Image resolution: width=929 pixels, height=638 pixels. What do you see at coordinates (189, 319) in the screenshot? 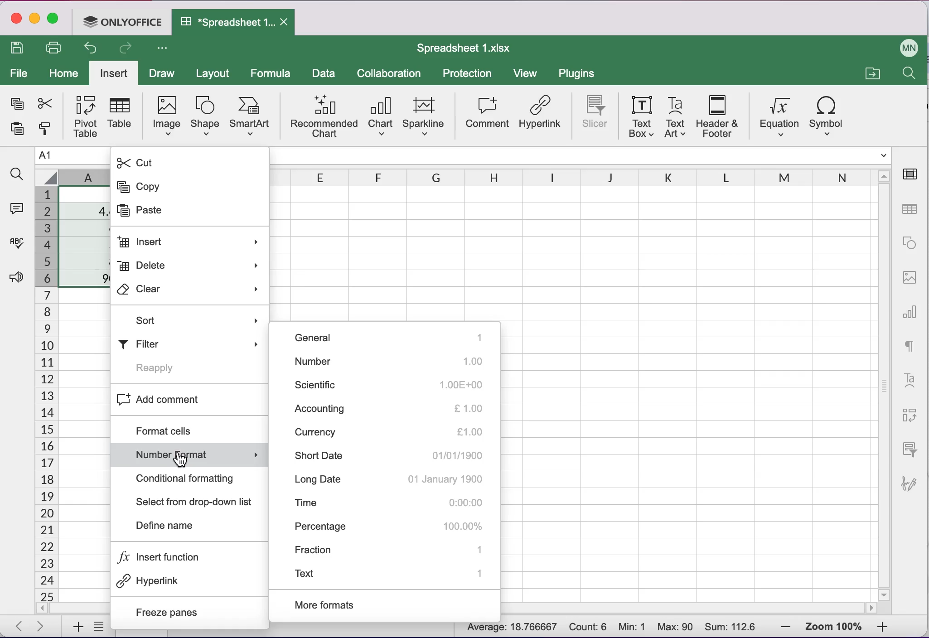
I see `Sort` at bounding box center [189, 319].